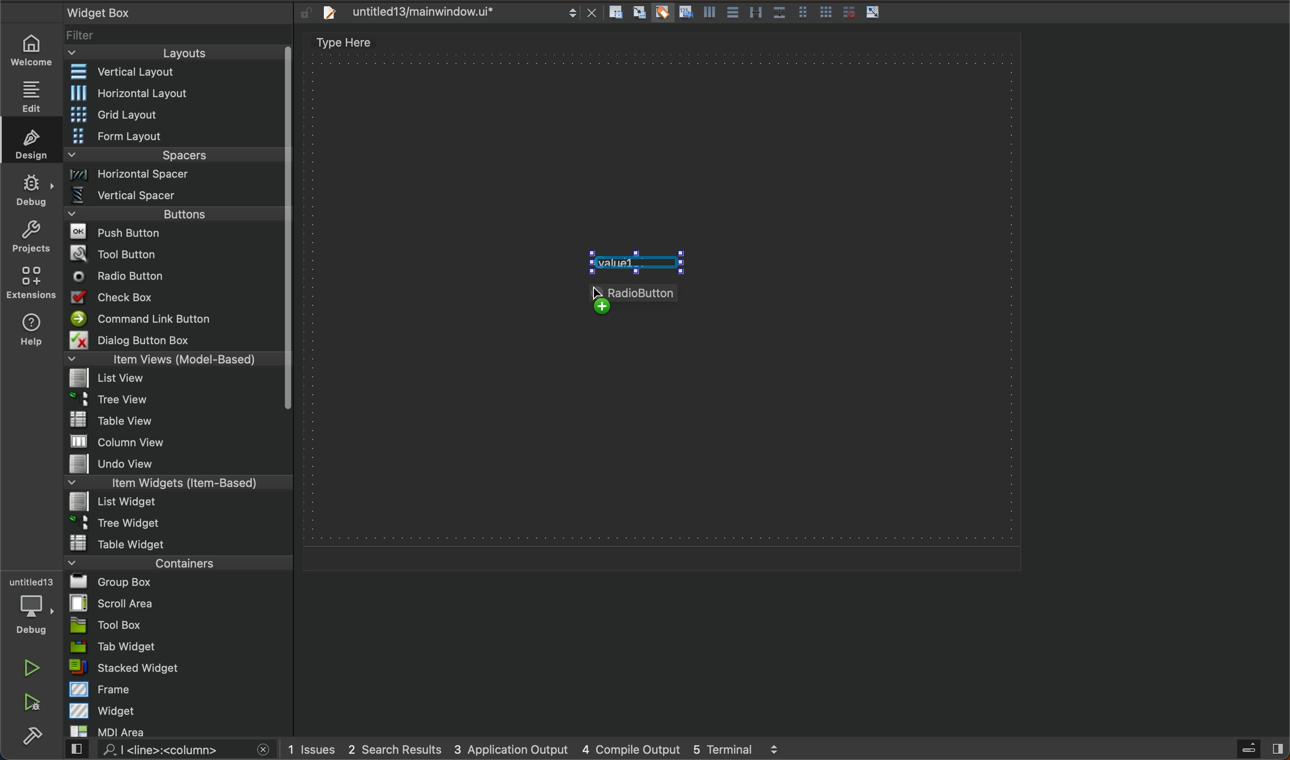 The image size is (1290, 760). I want to click on , so click(175, 137).